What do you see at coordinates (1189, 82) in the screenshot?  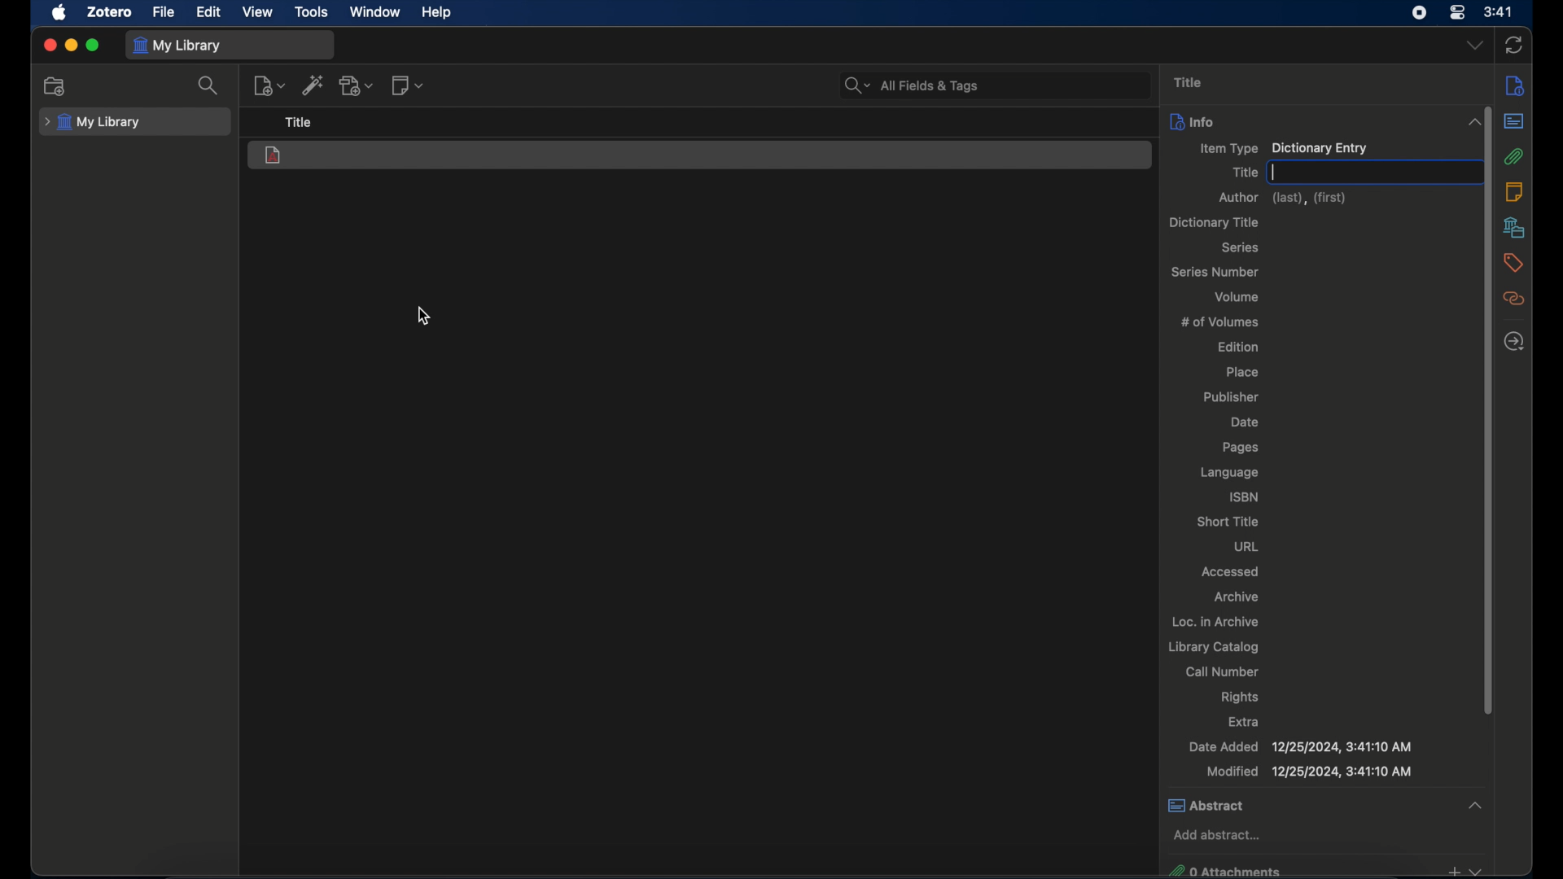 I see `title` at bounding box center [1189, 82].